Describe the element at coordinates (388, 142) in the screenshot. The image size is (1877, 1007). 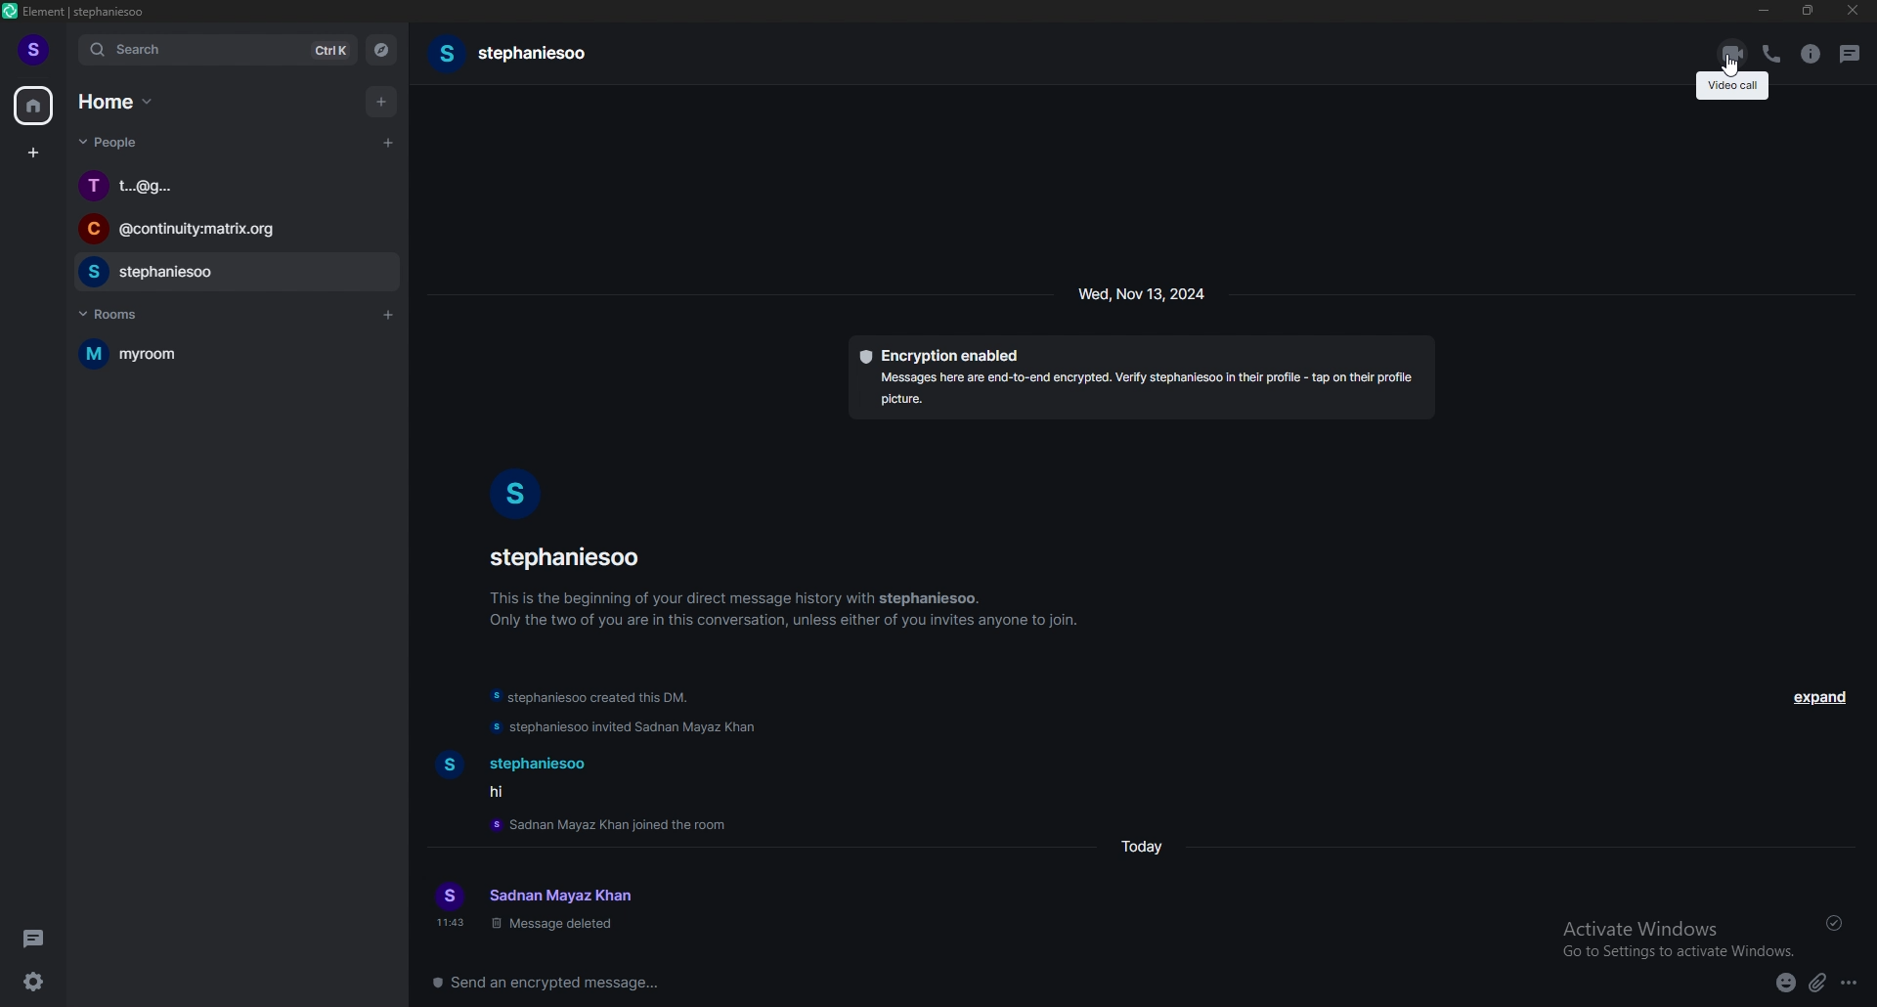
I see `start chat` at that location.